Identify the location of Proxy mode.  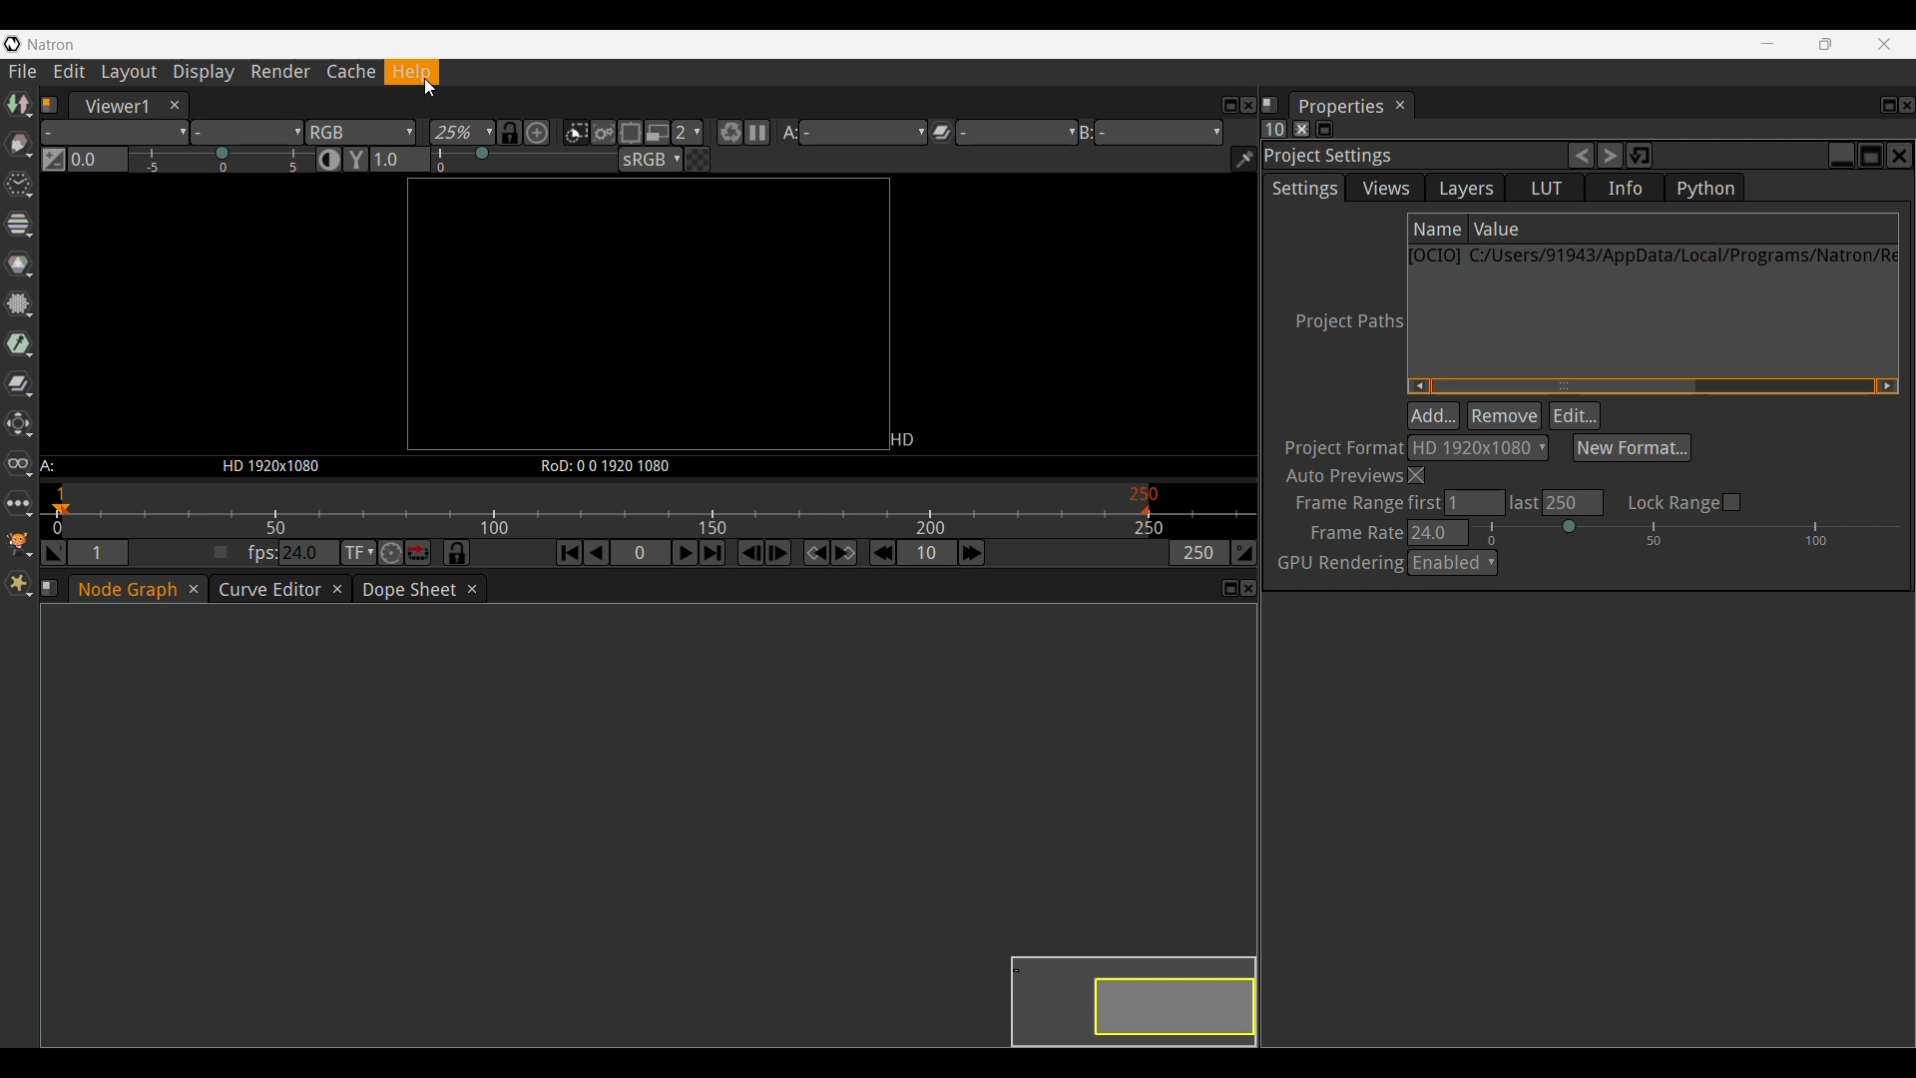
(658, 133).